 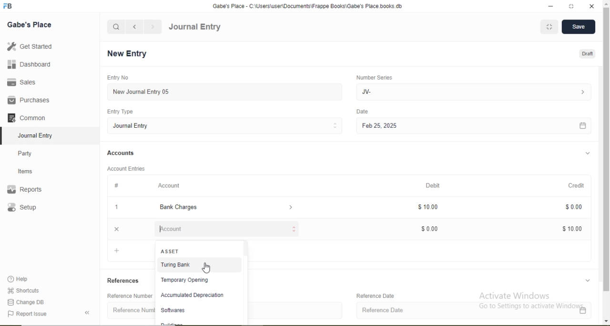 What do you see at coordinates (26, 65) in the screenshot?
I see `Dashboard` at bounding box center [26, 65].